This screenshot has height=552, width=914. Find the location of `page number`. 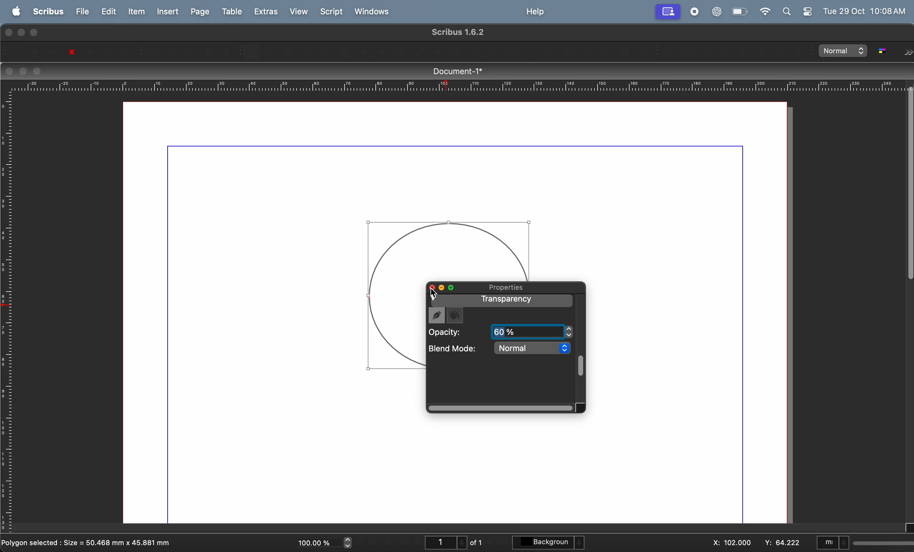

page number is located at coordinates (453, 542).